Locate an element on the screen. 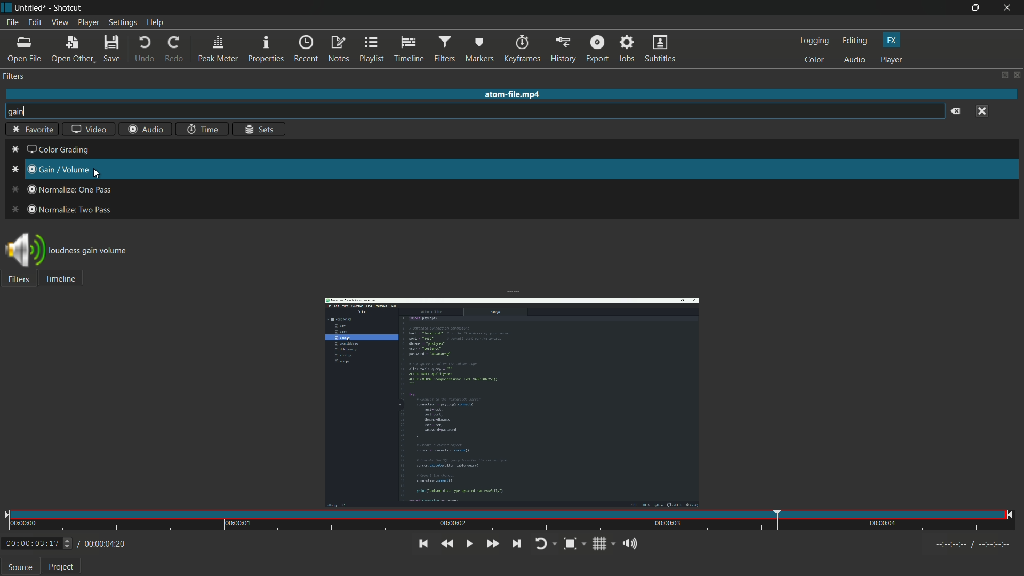 This screenshot has width=1024, height=576. redo is located at coordinates (175, 50).